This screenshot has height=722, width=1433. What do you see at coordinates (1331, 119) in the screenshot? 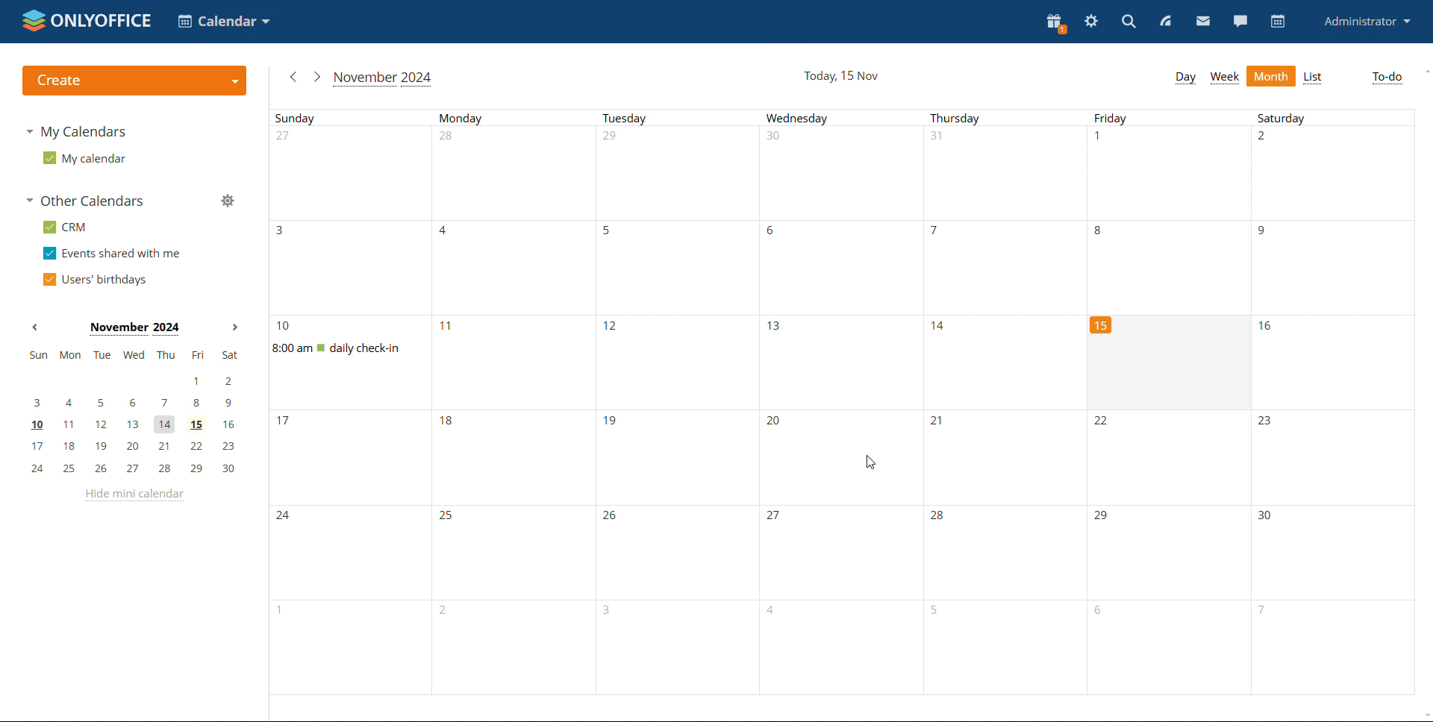
I see `individual day` at bounding box center [1331, 119].